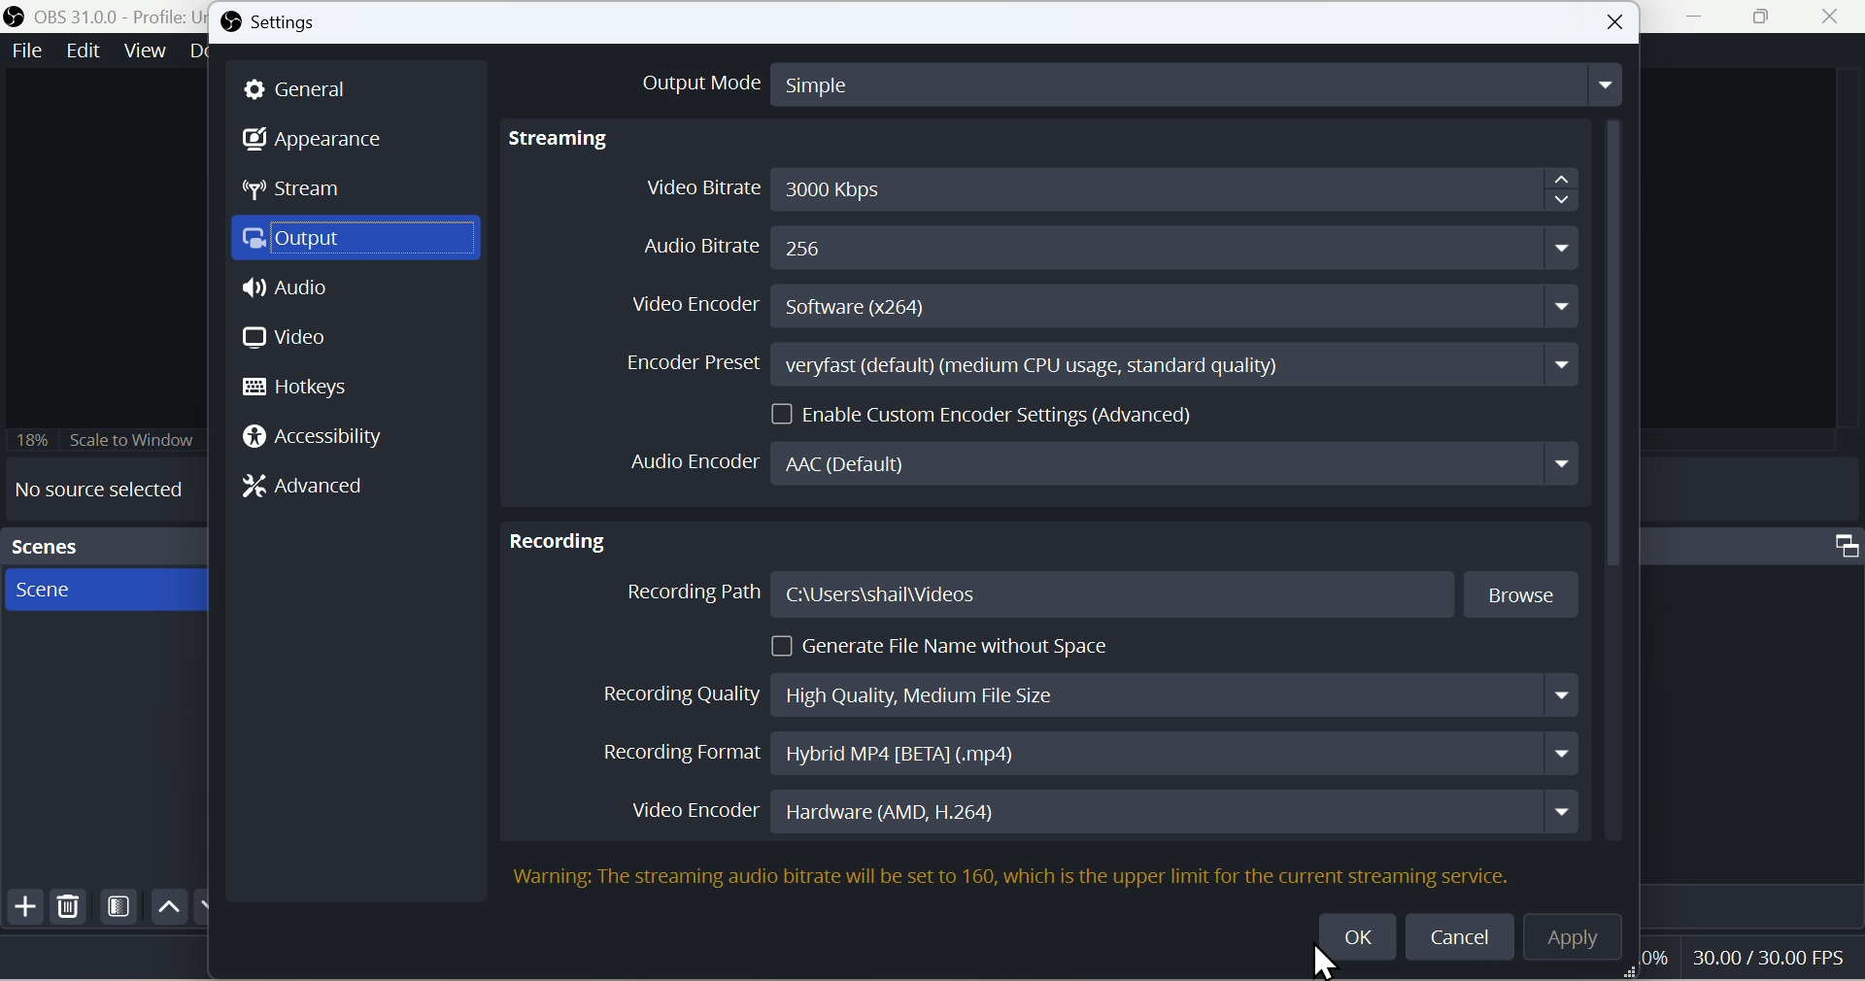  What do you see at coordinates (546, 877) in the screenshot?
I see `warning;` at bounding box center [546, 877].